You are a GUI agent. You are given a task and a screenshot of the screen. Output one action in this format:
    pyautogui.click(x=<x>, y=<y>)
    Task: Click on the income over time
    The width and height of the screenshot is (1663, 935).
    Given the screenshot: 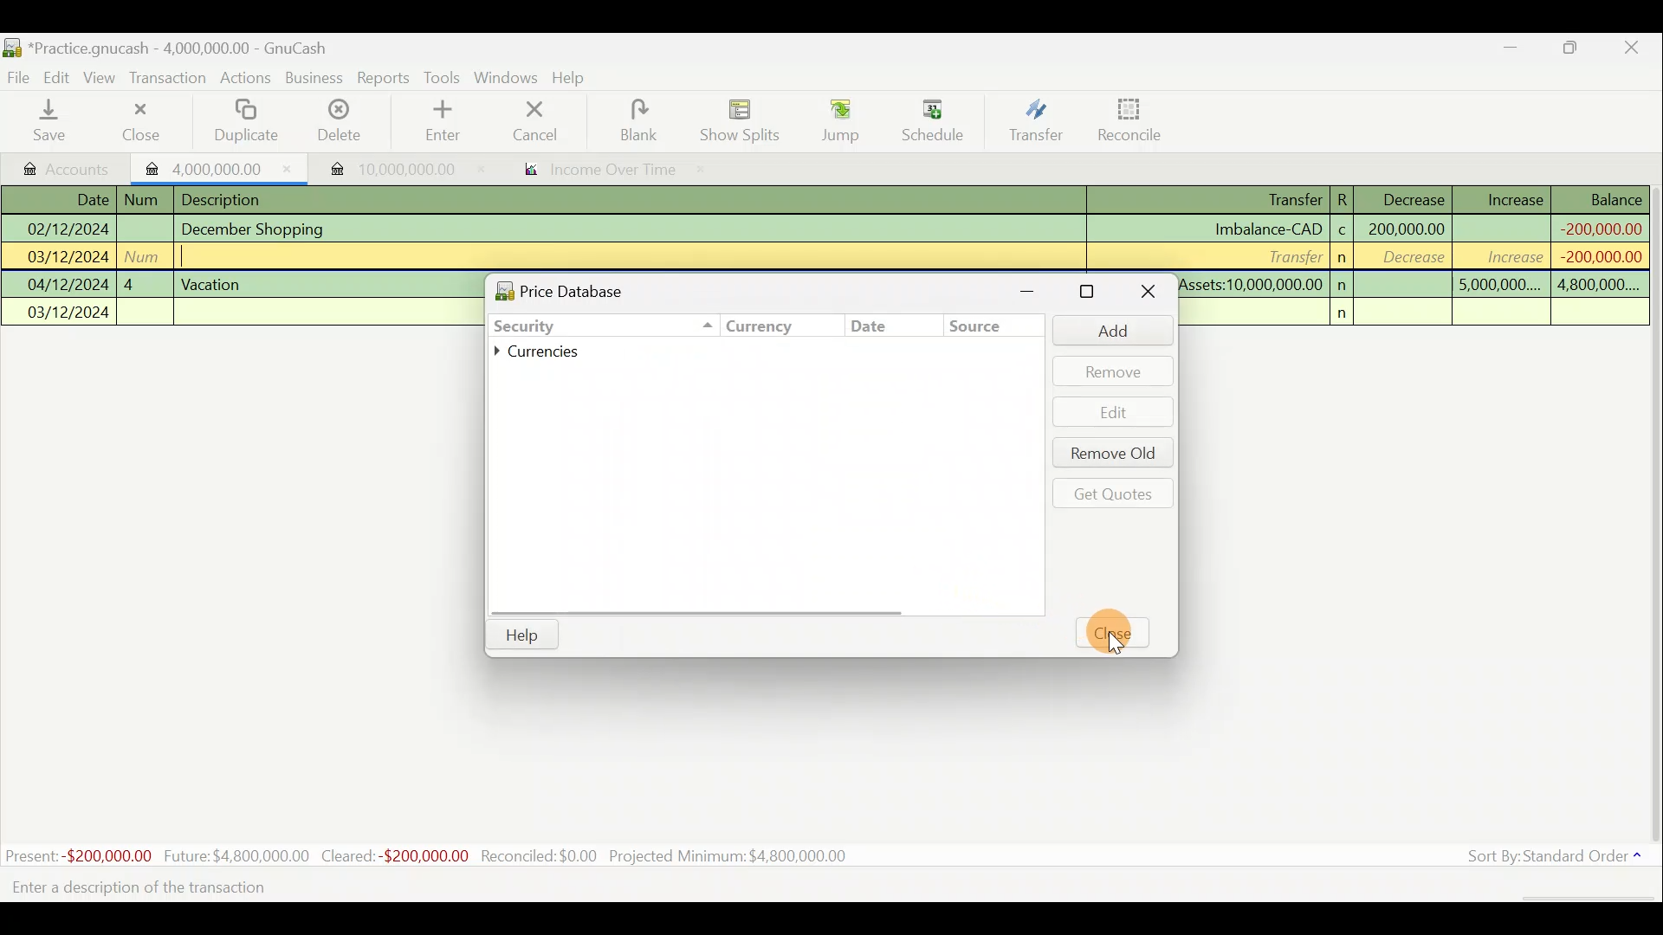 What is the action you would take?
    pyautogui.click(x=612, y=171)
    